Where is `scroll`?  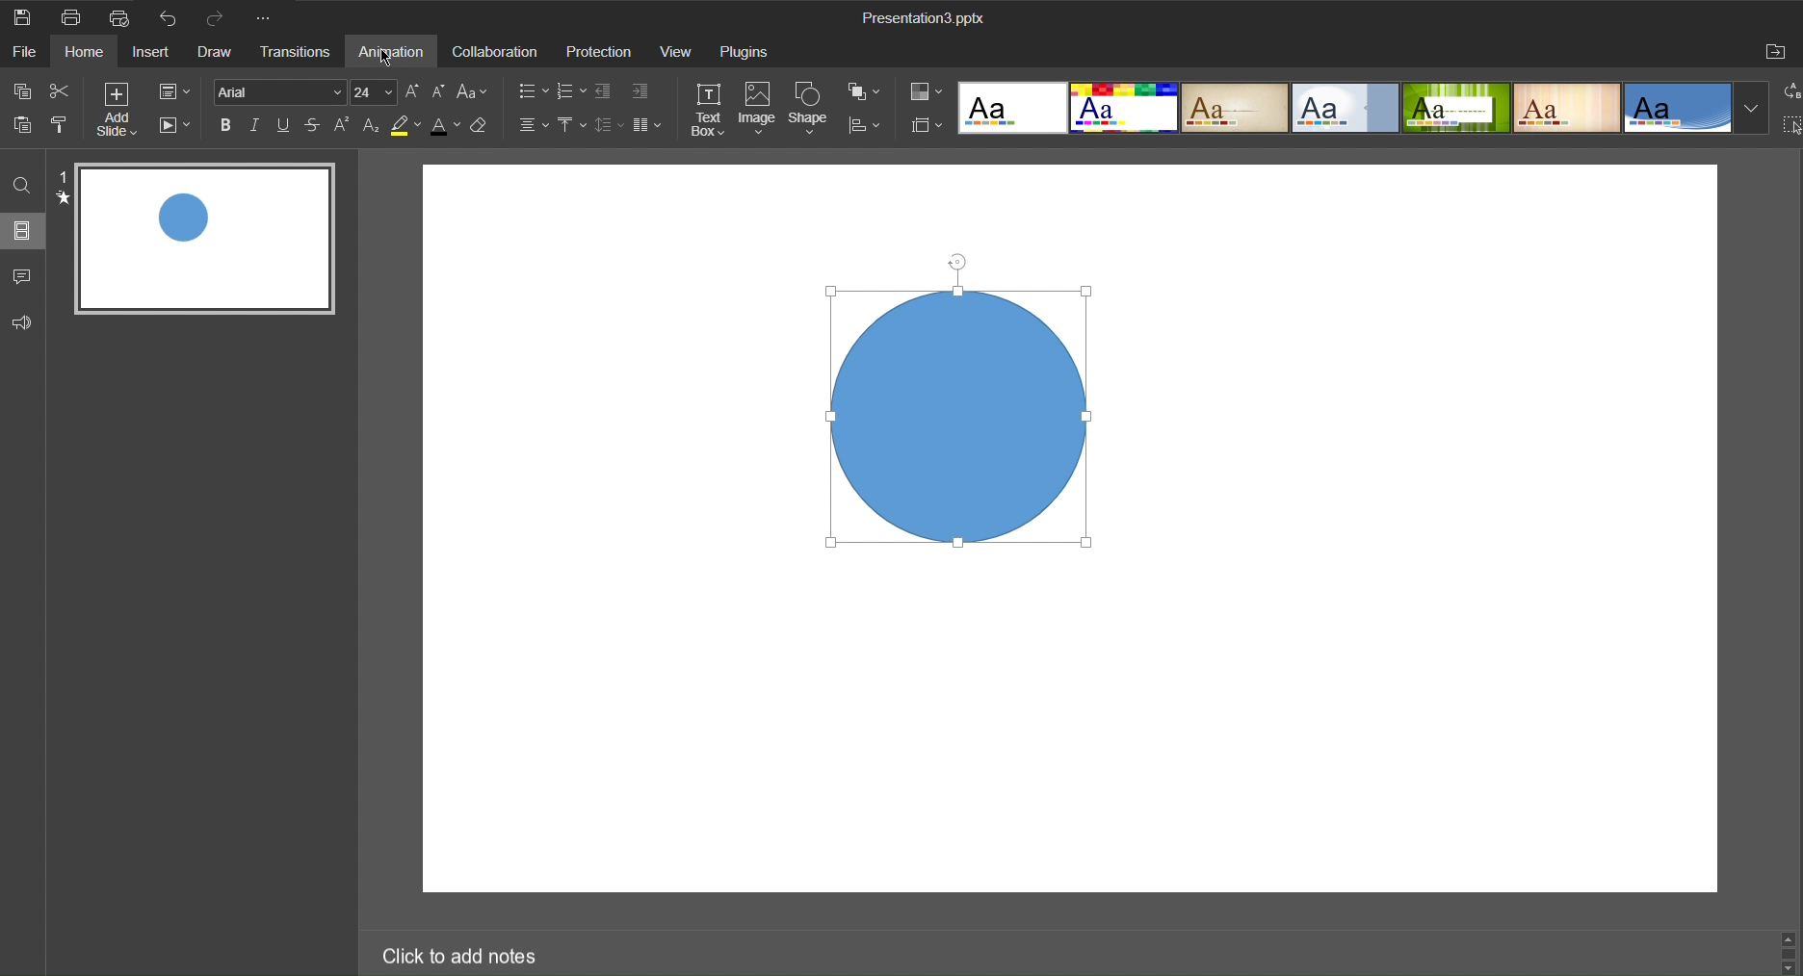 scroll is located at coordinates (1788, 951).